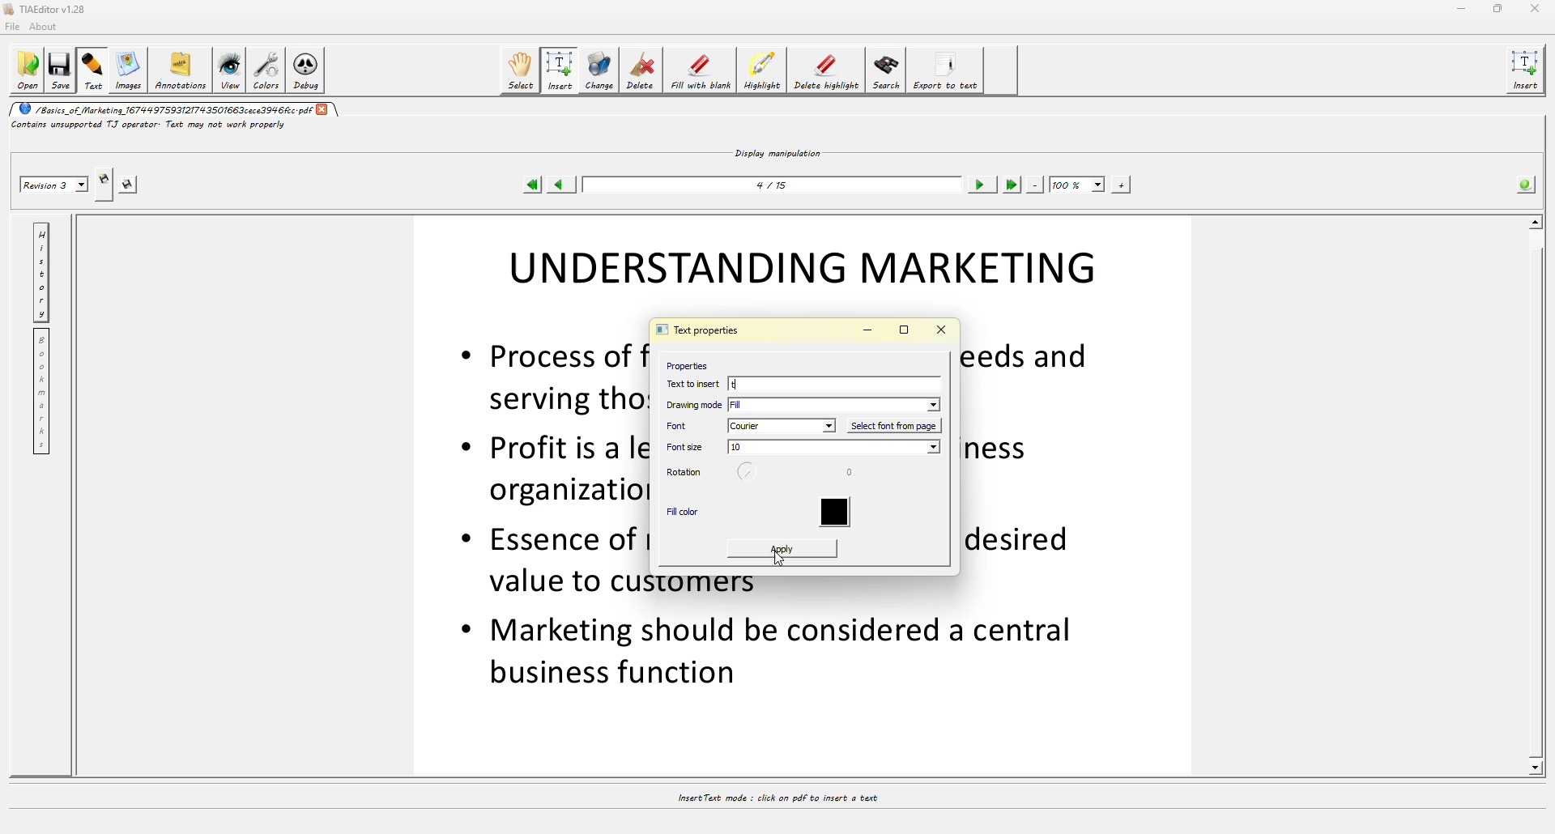  Describe the element at coordinates (1526, 183) in the screenshot. I see `info about pdf` at that location.